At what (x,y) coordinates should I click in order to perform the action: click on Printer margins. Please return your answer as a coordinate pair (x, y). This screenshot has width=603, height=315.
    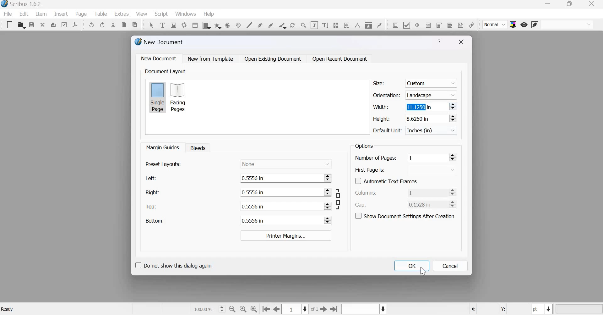
    Looking at the image, I should click on (285, 235).